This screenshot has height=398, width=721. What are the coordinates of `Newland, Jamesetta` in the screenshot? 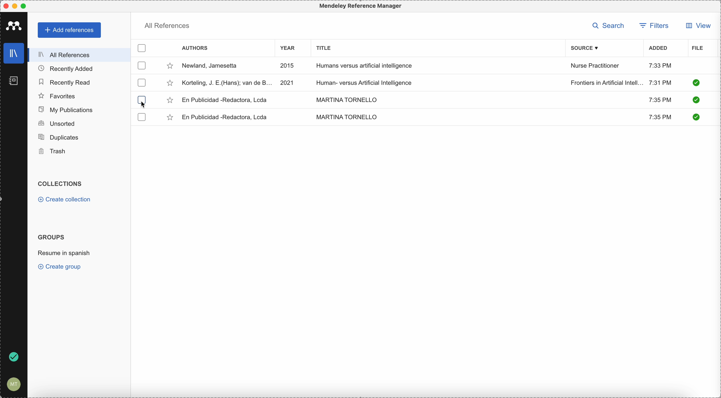 It's located at (212, 66).